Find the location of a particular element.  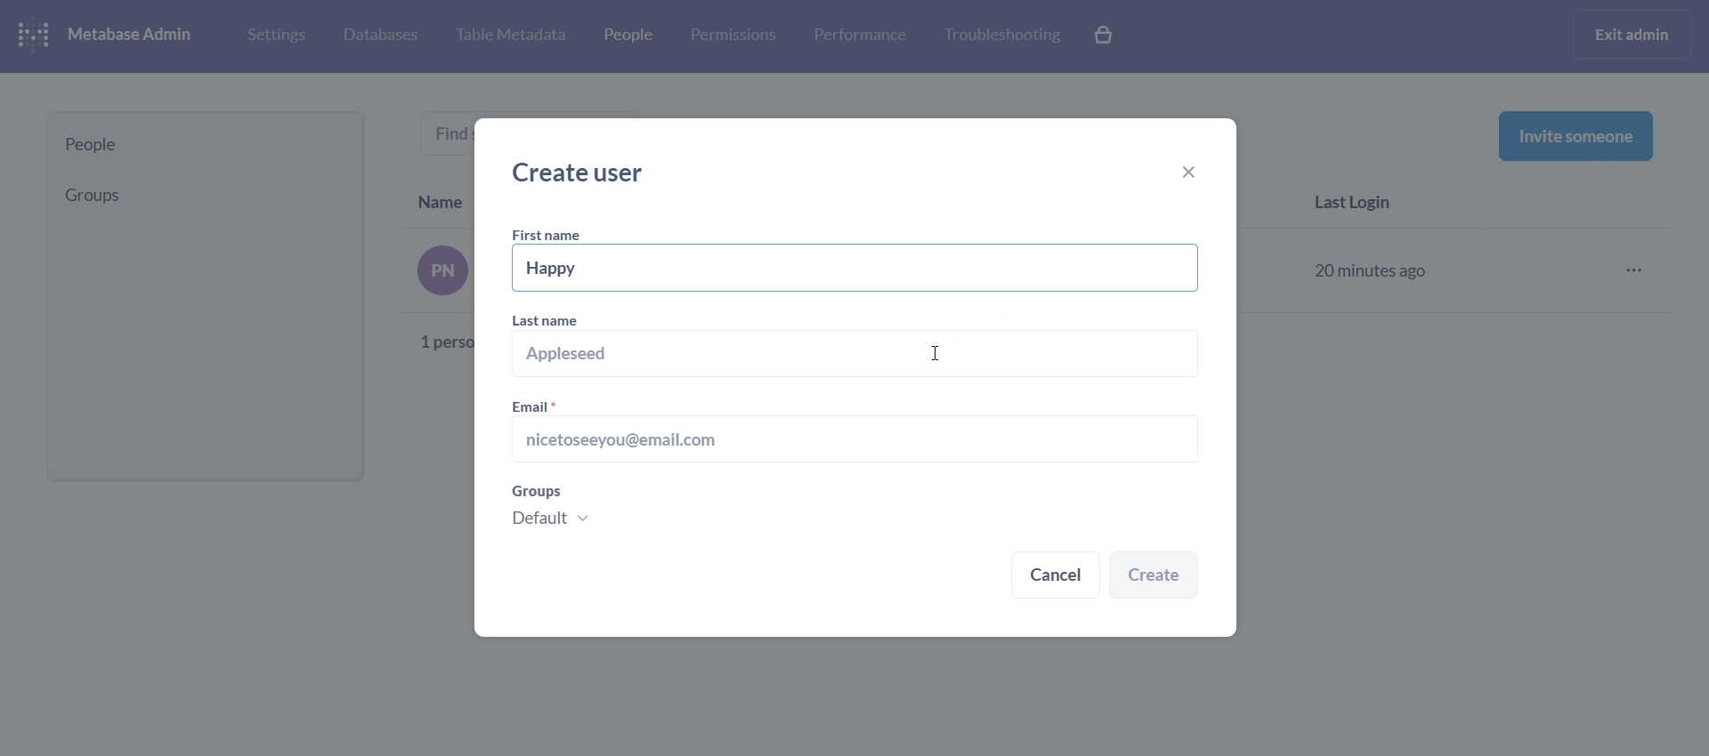

Name is located at coordinates (441, 198).